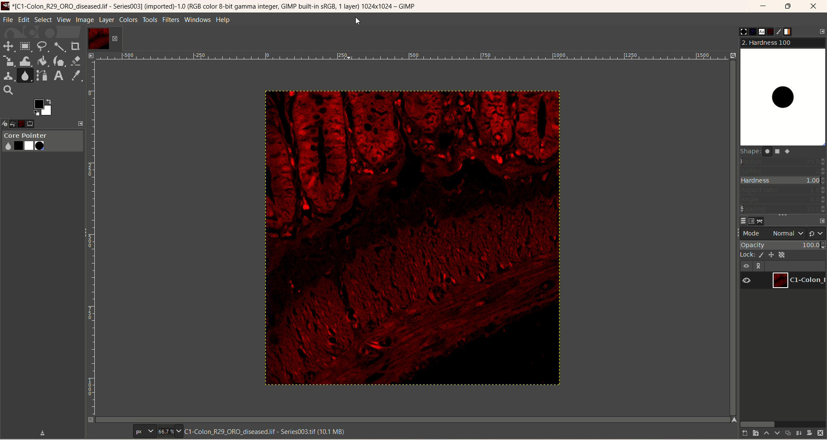 This screenshot has width=827, height=440. I want to click on link layer, so click(760, 266).